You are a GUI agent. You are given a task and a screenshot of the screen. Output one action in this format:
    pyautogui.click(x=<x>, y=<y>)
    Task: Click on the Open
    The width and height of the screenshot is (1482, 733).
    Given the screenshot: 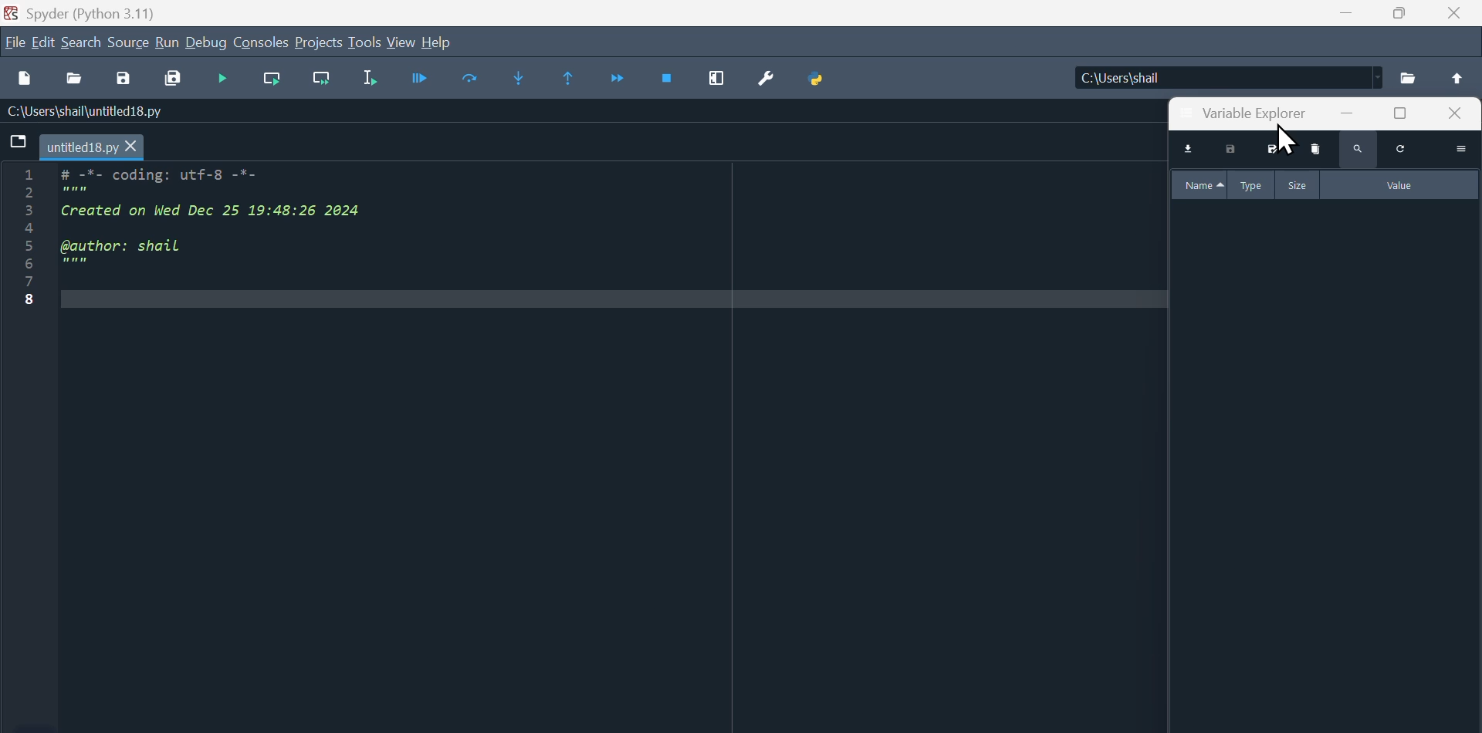 What is the action you would take?
    pyautogui.click(x=77, y=80)
    